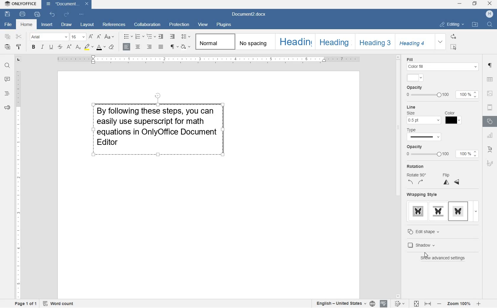 This screenshot has height=308, width=497. Describe the element at coordinates (214, 42) in the screenshot. I see `Normal` at that location.